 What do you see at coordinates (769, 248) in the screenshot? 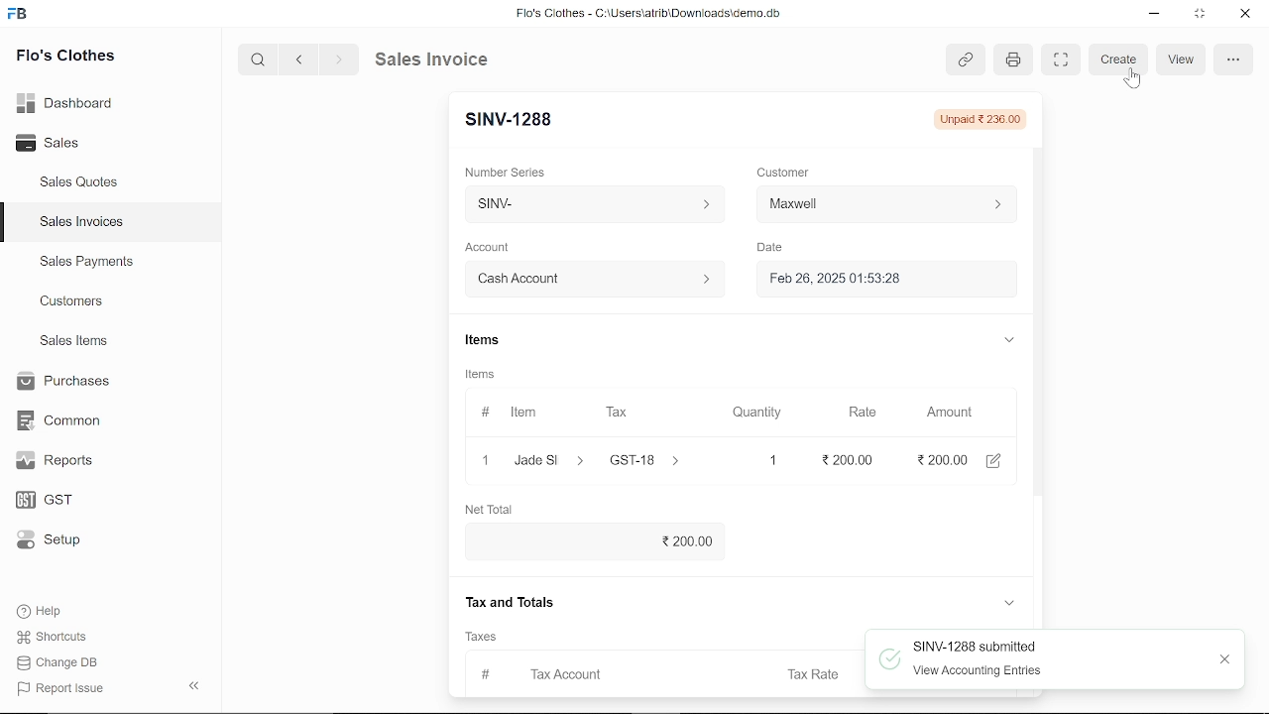
I see `Date` at bounding box center [769, 248].